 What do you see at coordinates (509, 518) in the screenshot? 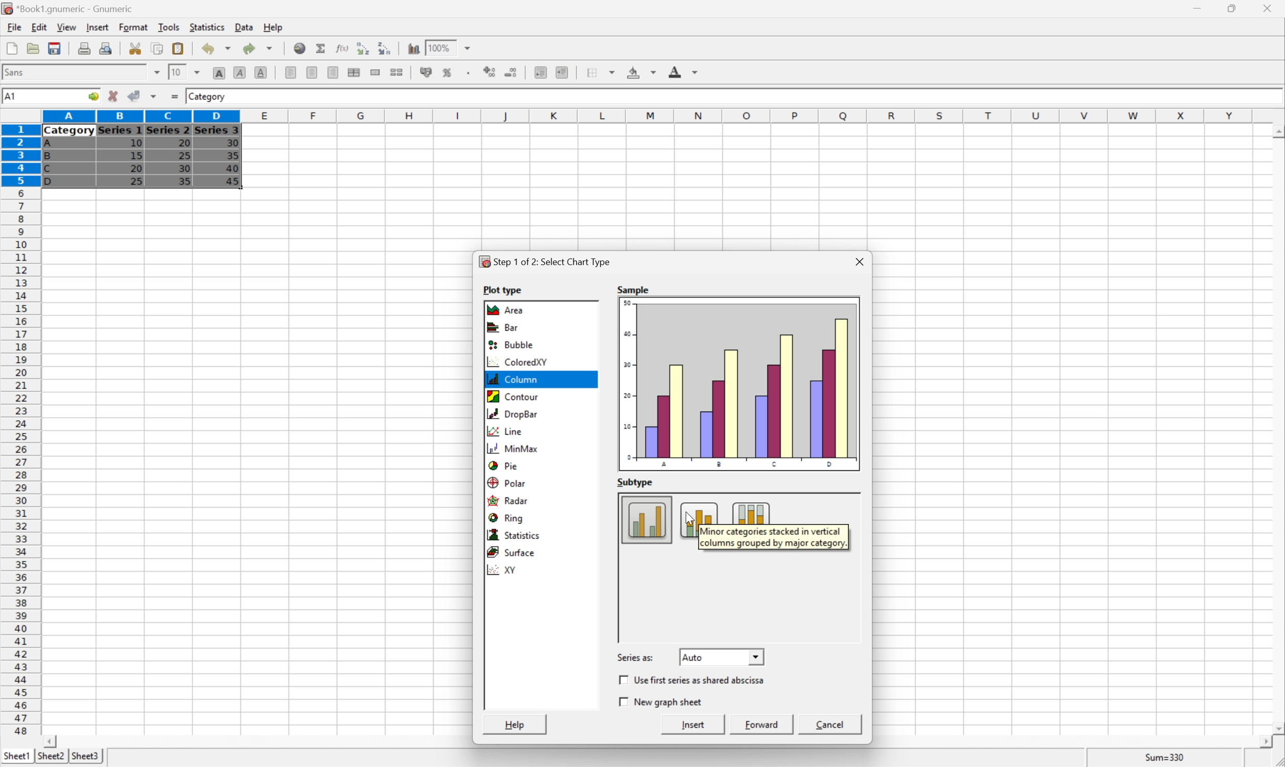
I see `Ring` at bounding box center [509, 518].